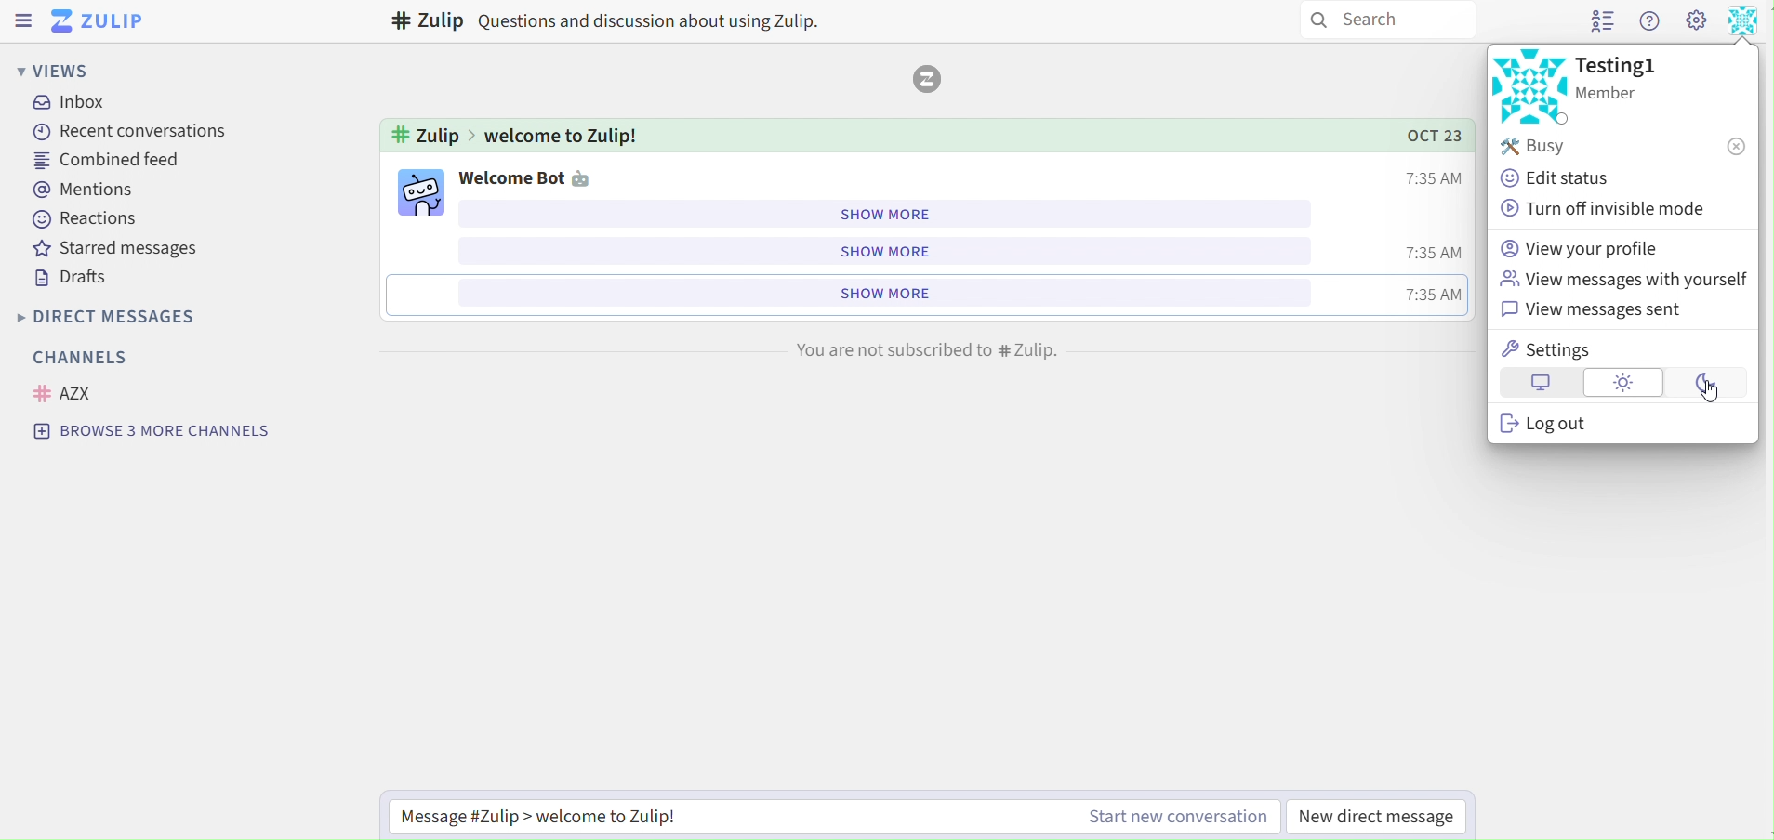  What do you see at coordinates (879, 252) in the screenshot?
I see `show more` at bounding box center [879, 252].